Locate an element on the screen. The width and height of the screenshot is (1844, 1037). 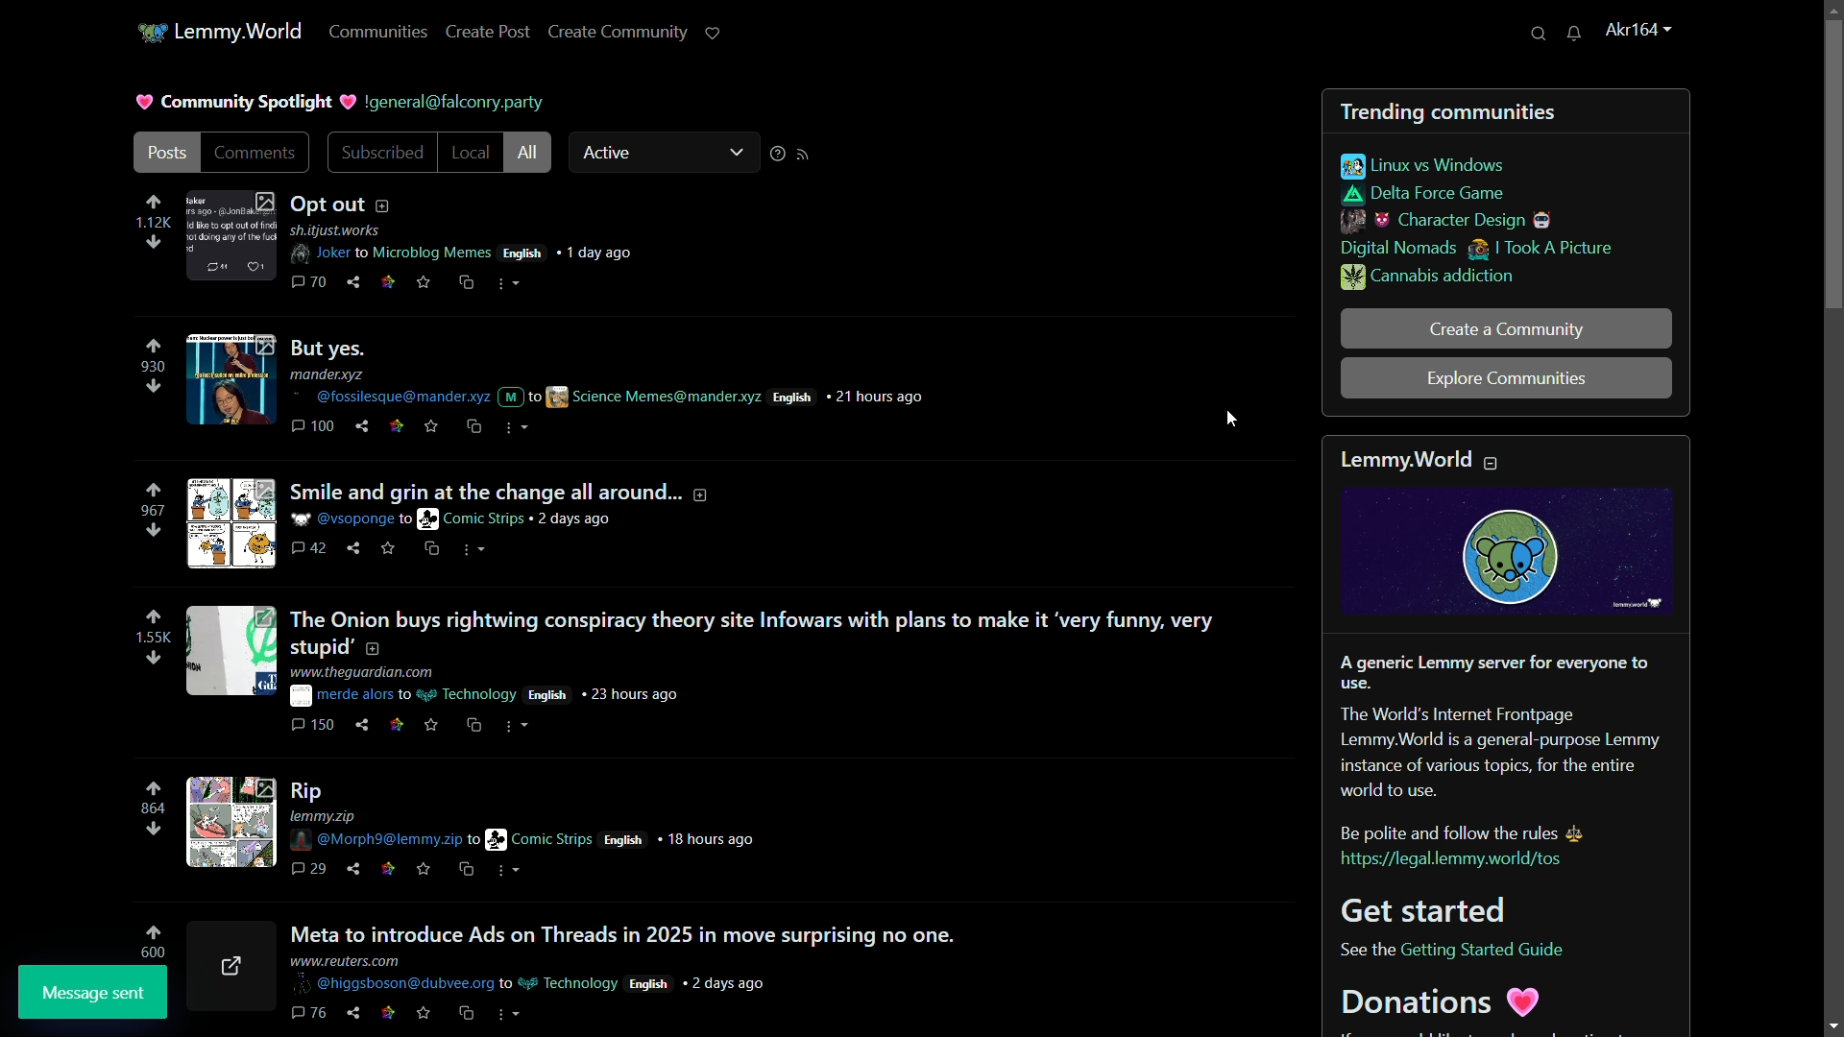
image is located at coordinates (235, 522).